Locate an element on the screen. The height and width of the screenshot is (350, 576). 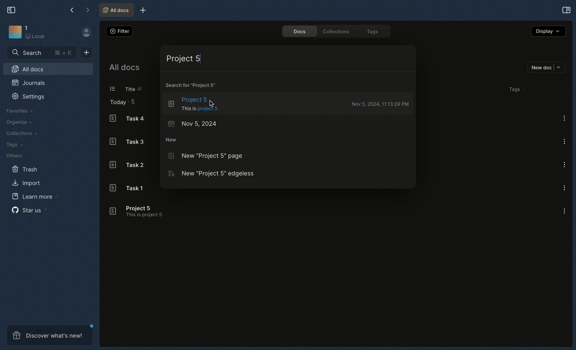
Options is located at coordinates (564, 165).